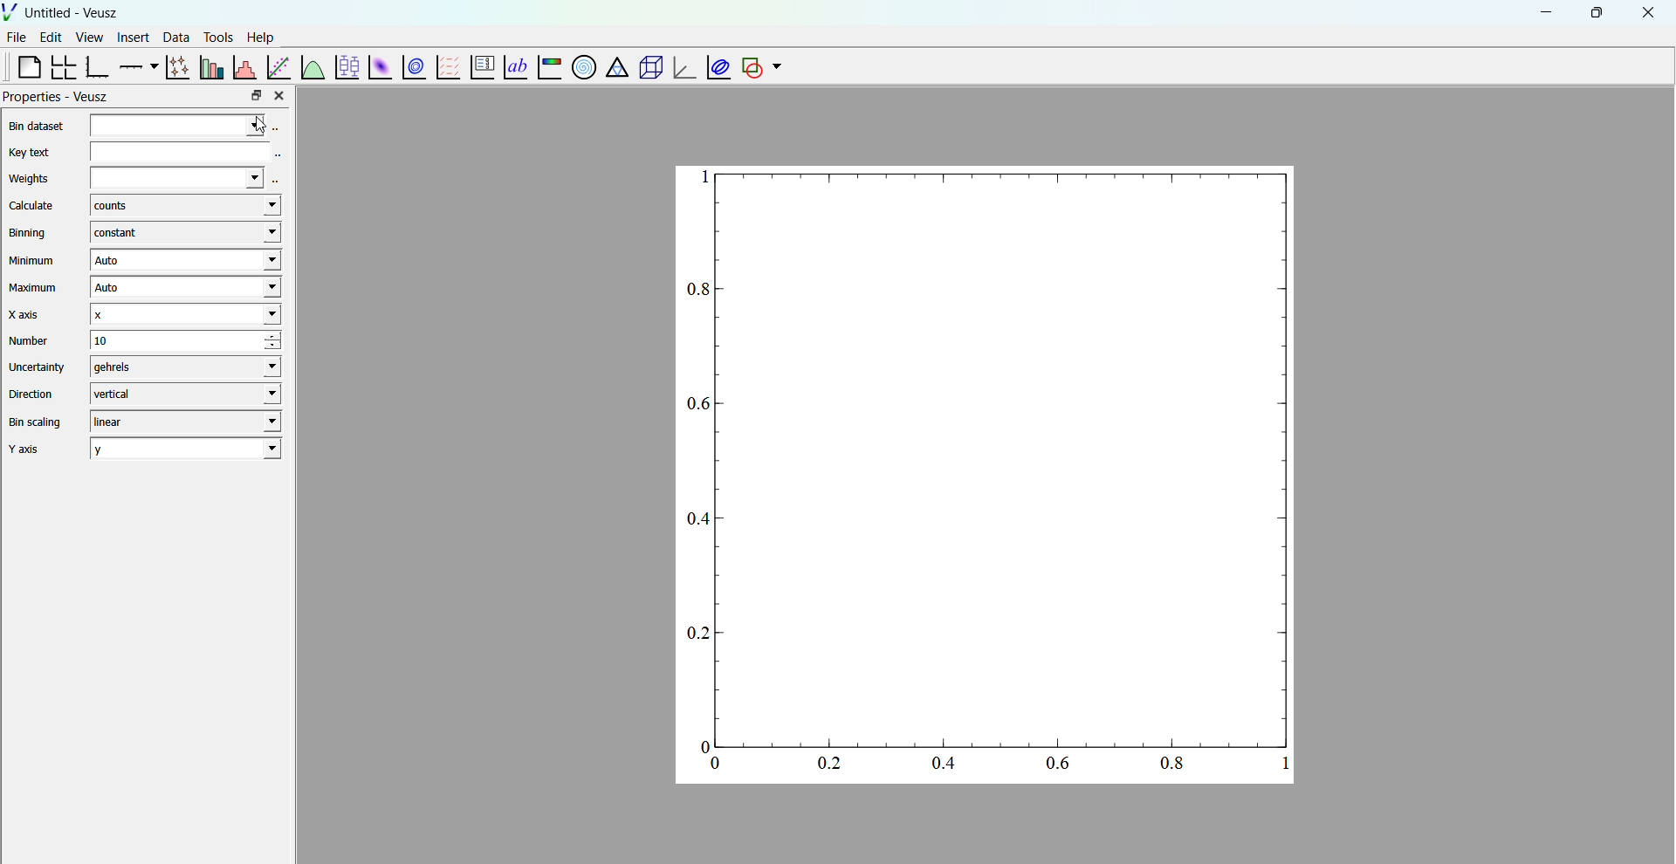 The width and height of the screenshot is (1676, 864). What do you see at coordinates (136, 65) in the screenshot?
I see `add an axis to a plot` at bounding box center [136, 65].